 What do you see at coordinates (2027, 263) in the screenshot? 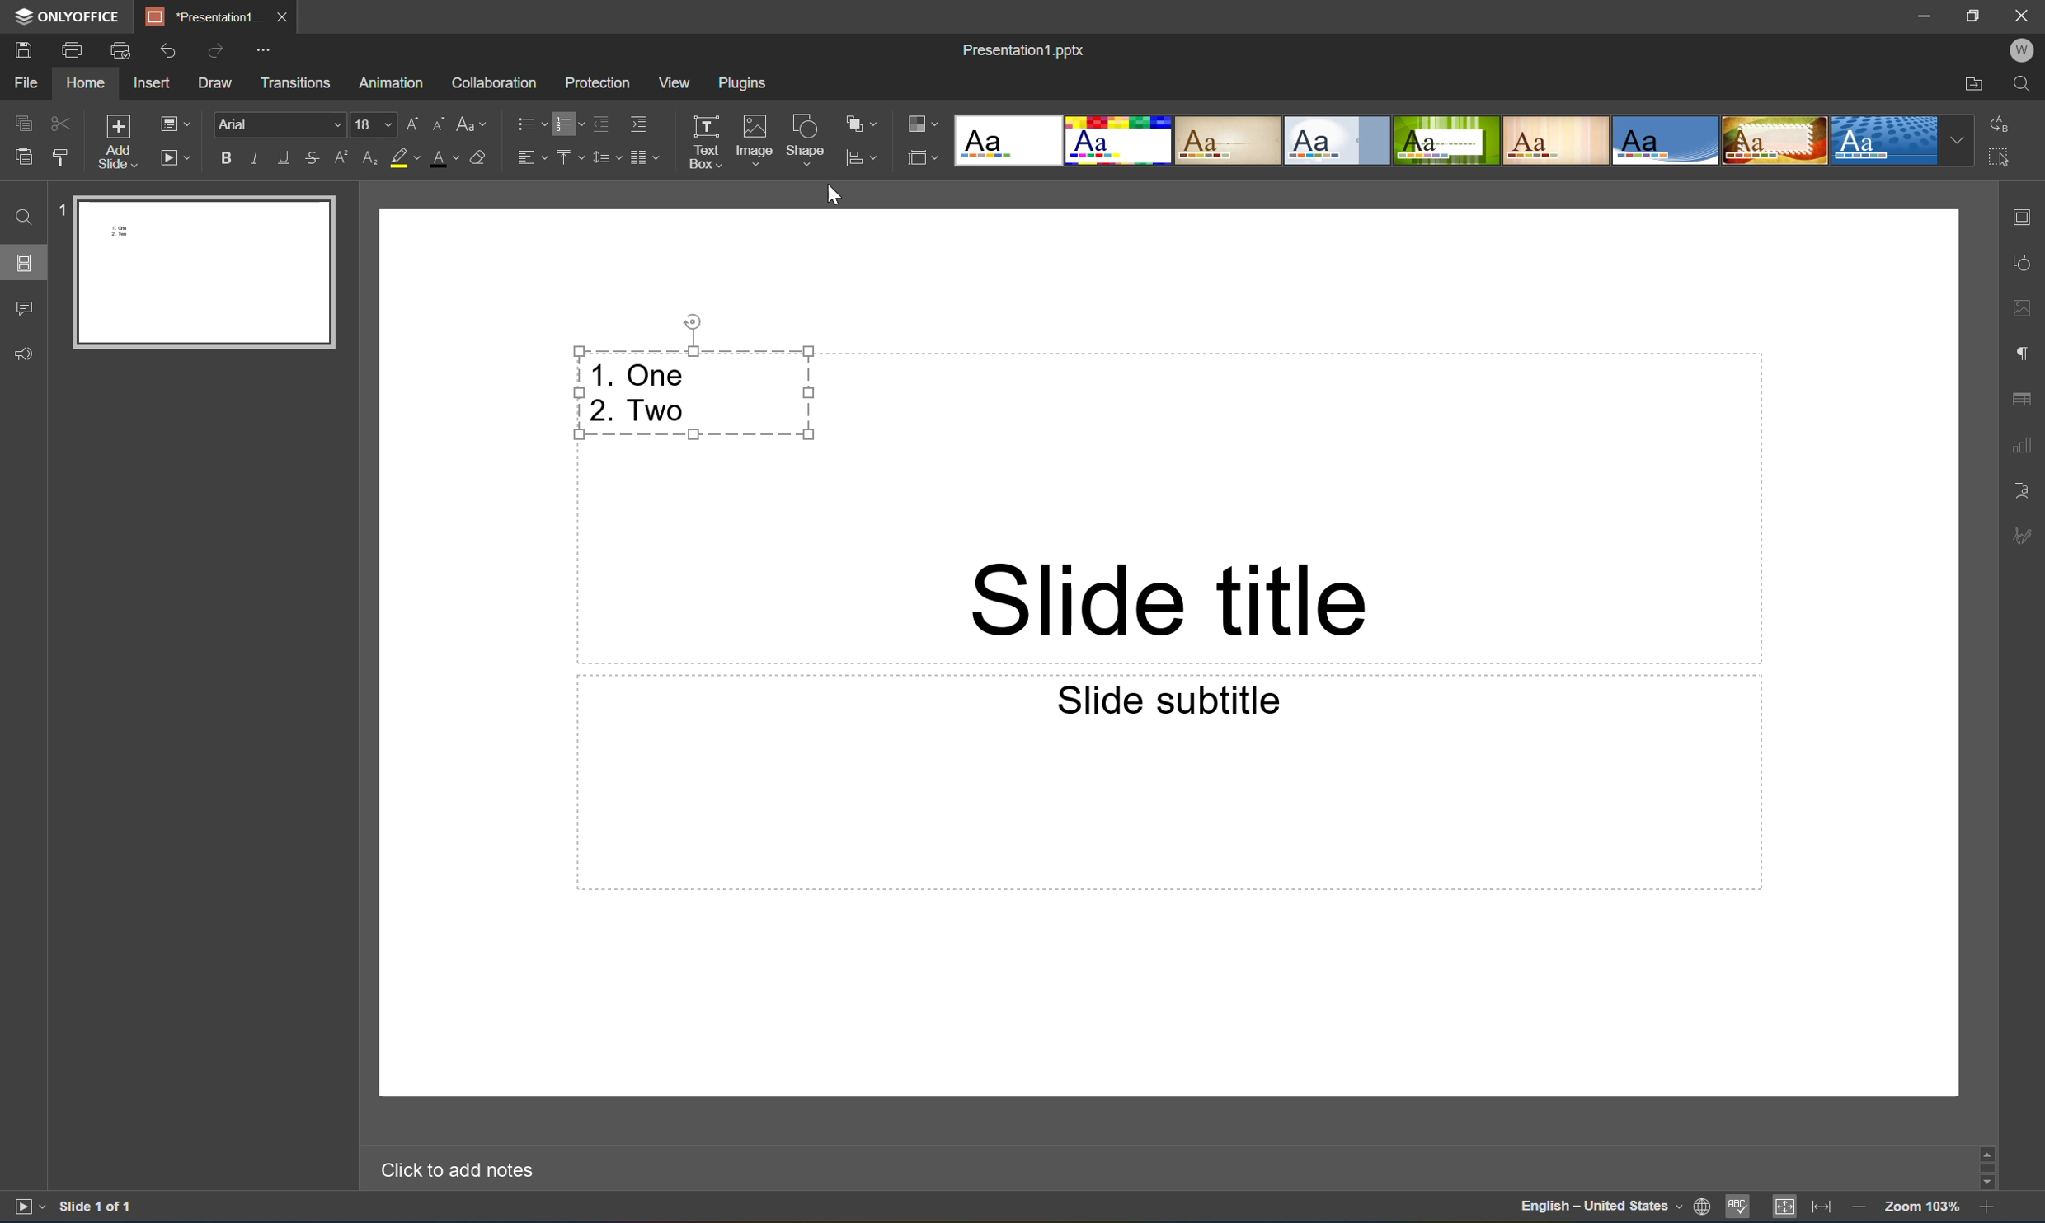
I see `Shape settings` at bounding box center [2027, 263].